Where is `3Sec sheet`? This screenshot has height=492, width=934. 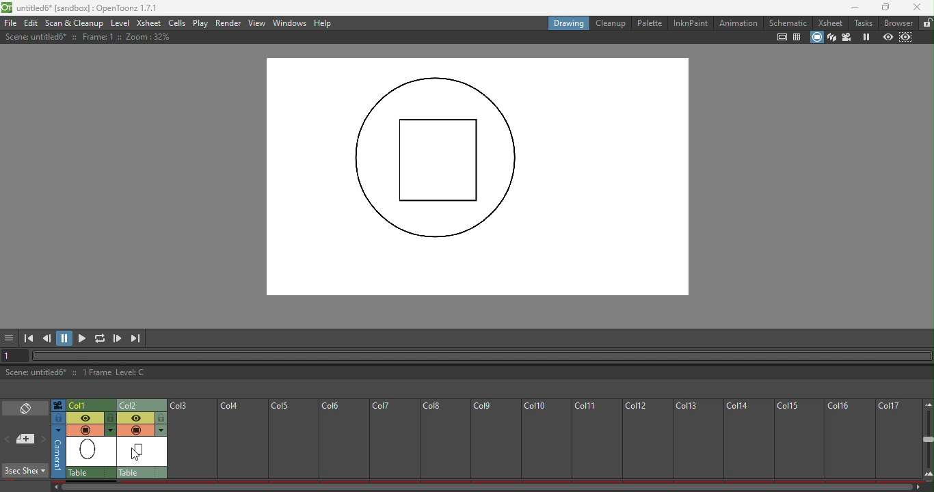 3Sec sheet is located at coordinates (26, 471).